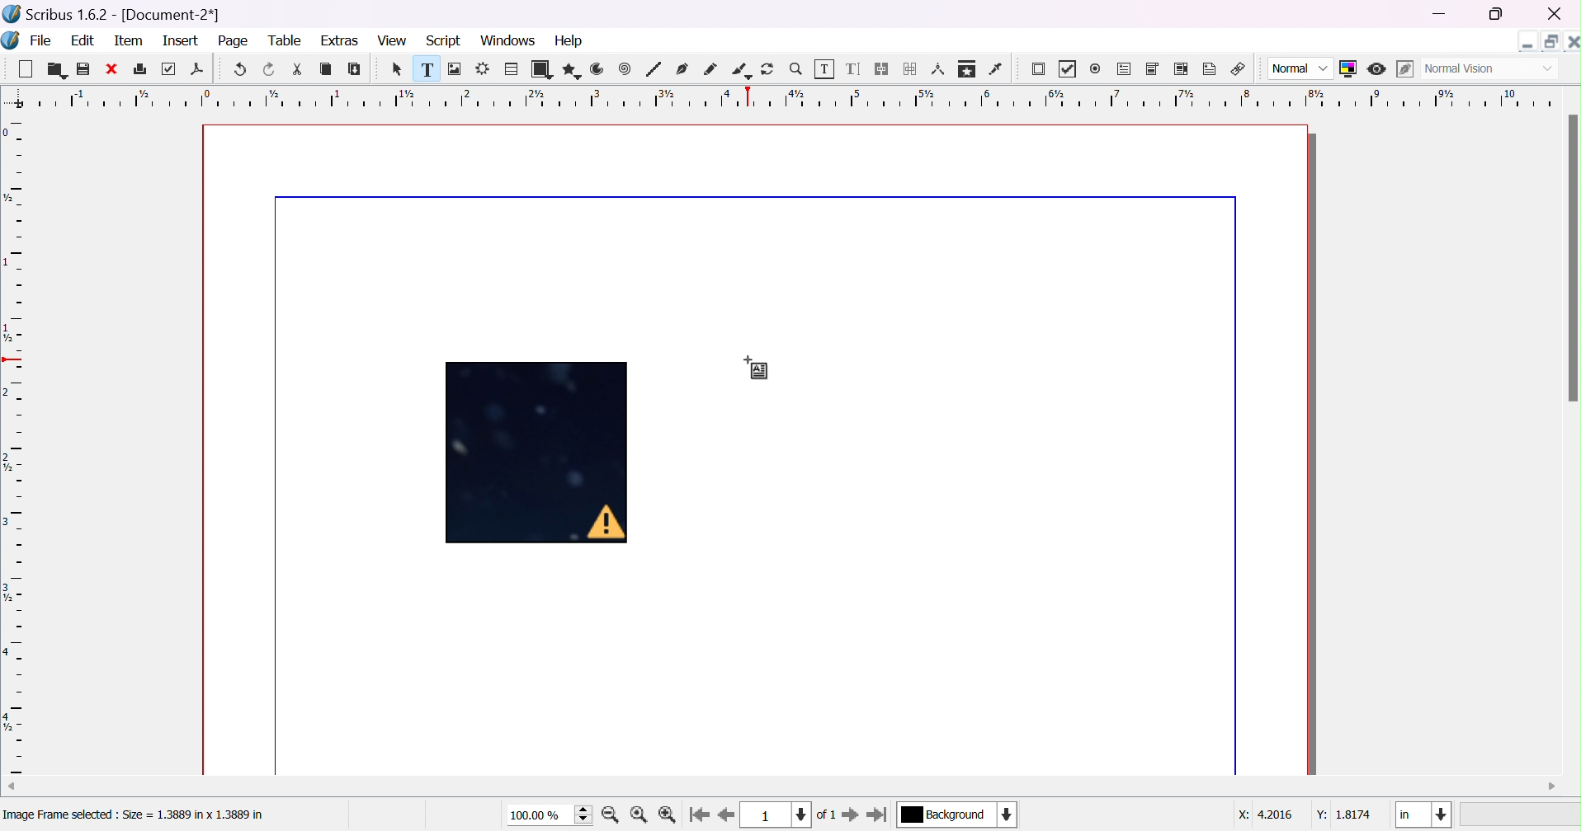  I want to click on scroll left, so click(10, 785).